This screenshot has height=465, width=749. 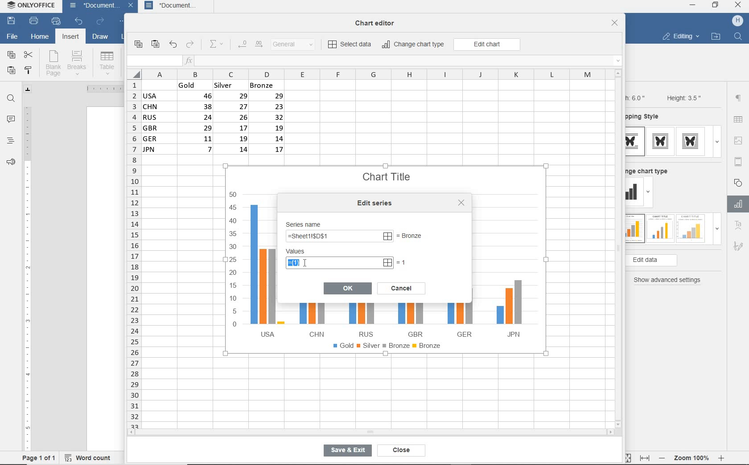 What do you see at coordinates (217, 120) in the screenshot?
I see `data` at bounding box center [217, 120].